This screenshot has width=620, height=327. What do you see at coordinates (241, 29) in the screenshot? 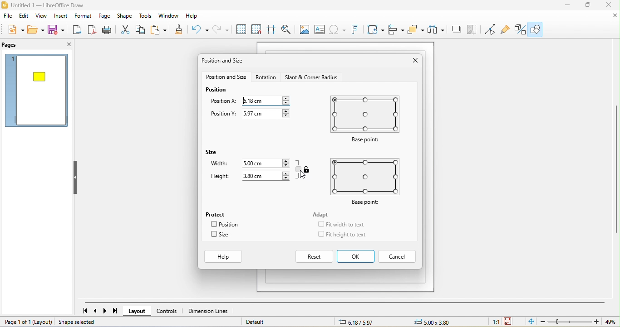
I see `display grid` at bounding box center [241, 29].